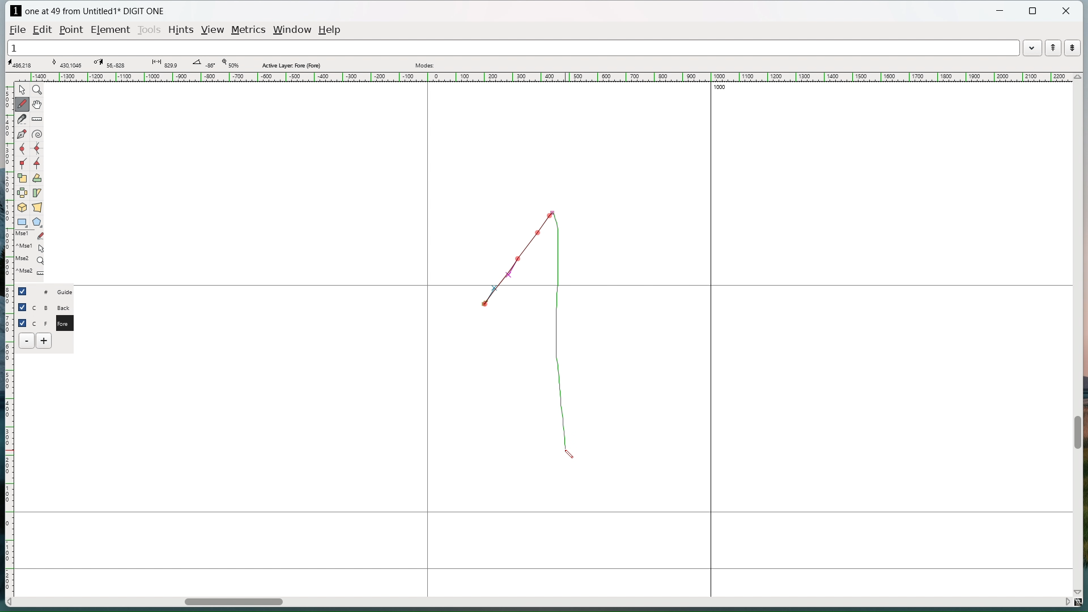 This screenshot has height=612, width=1088. I want to click on skew selection, so click(37, 193).